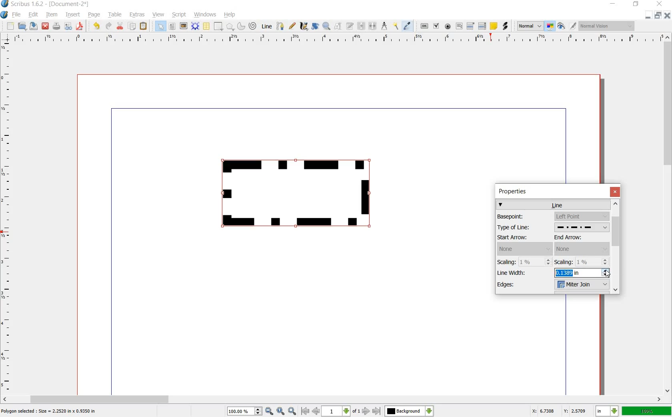 The image size is (672, 417). I want to click on End Arrow:, so click(576, 238).